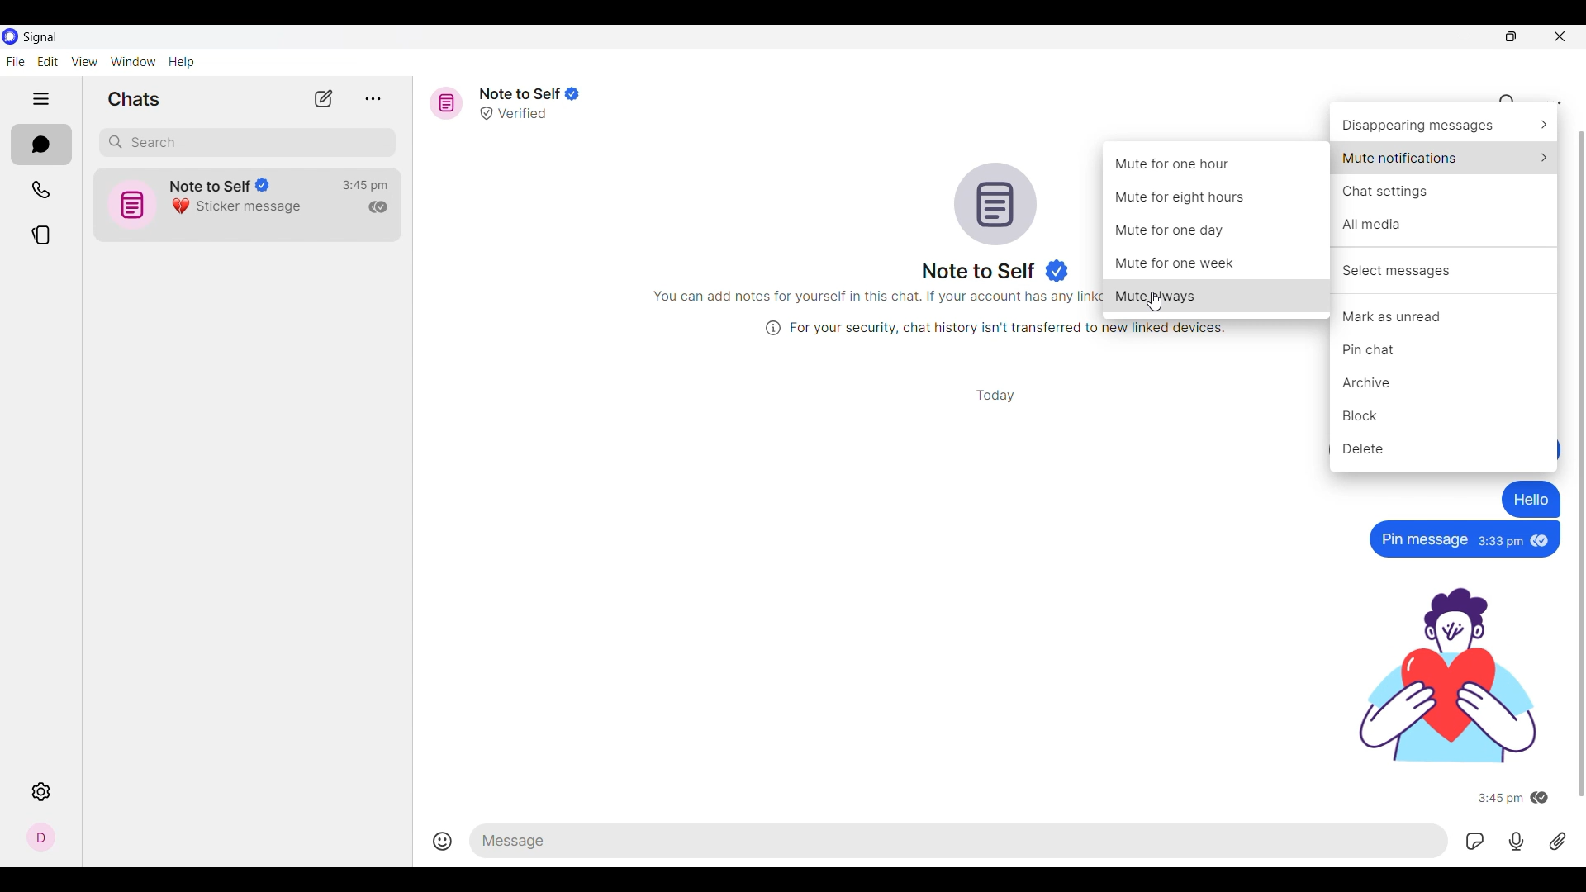  Describe the element at coordinates (1181, 262) in the screenshot. I see `Mute for one week` at that location.